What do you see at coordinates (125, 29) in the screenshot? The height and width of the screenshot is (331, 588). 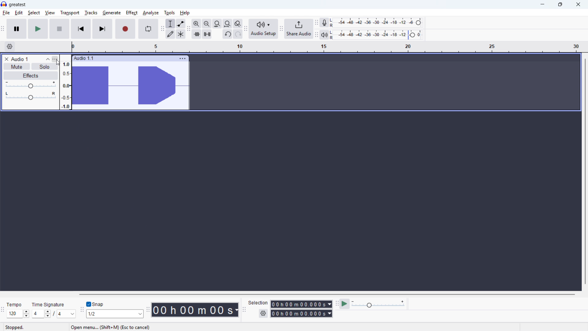 I see `record ` at bounding box center [125, 29].